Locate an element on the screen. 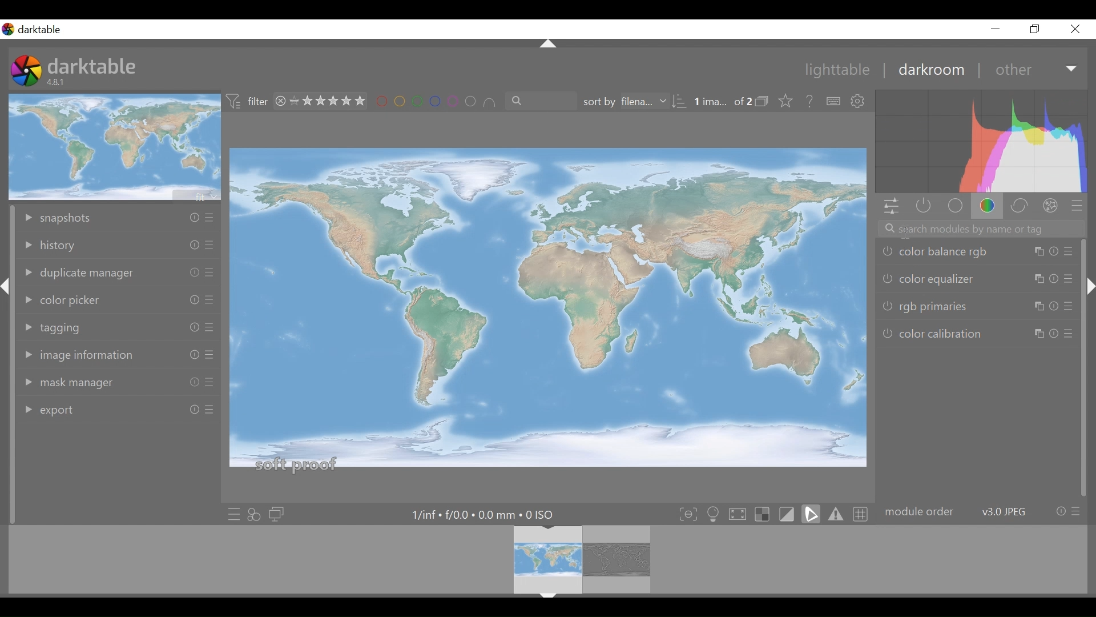 The image size is (1096, 617). expand/collapse is located at coordinates (7, 288).